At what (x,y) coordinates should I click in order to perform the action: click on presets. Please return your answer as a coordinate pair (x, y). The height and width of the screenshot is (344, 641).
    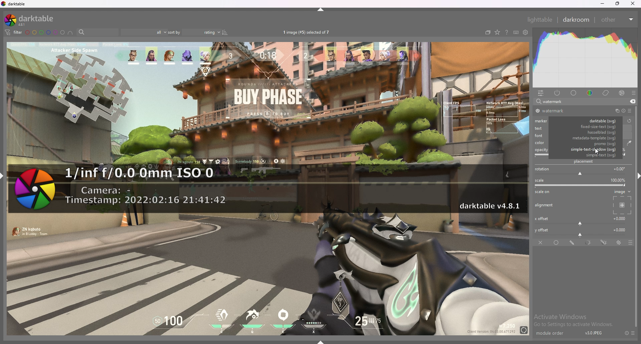
    Looking at the image, I should click on (633, 333).